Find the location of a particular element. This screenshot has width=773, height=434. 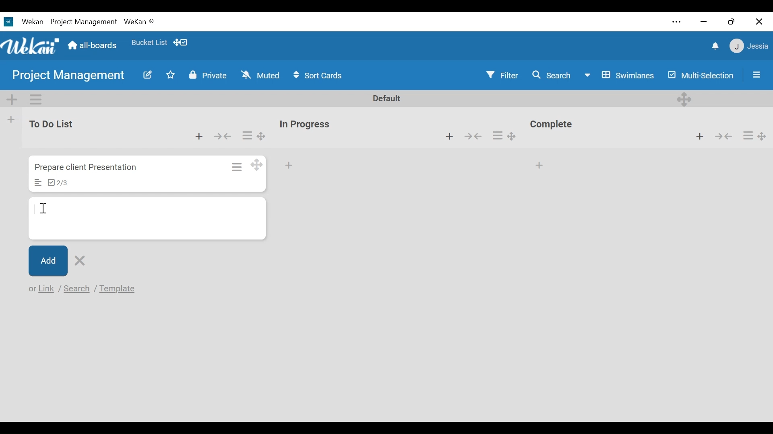

Add Swimlane is located at coordinates (12, 97).